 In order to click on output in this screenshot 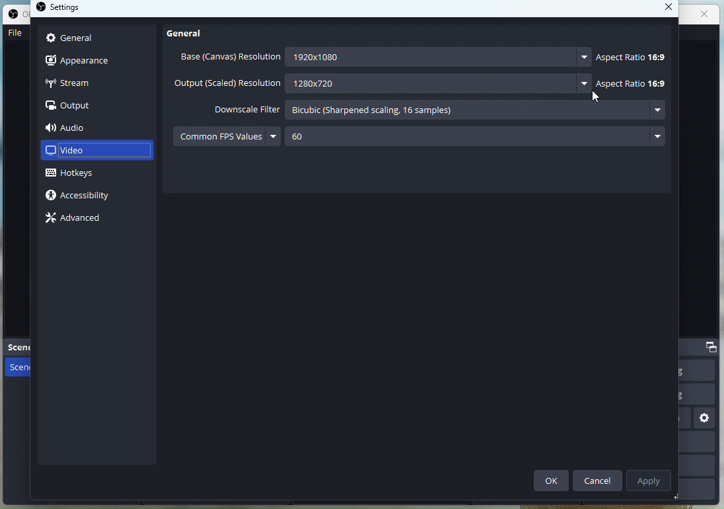, I will do `click(71, 106)`.